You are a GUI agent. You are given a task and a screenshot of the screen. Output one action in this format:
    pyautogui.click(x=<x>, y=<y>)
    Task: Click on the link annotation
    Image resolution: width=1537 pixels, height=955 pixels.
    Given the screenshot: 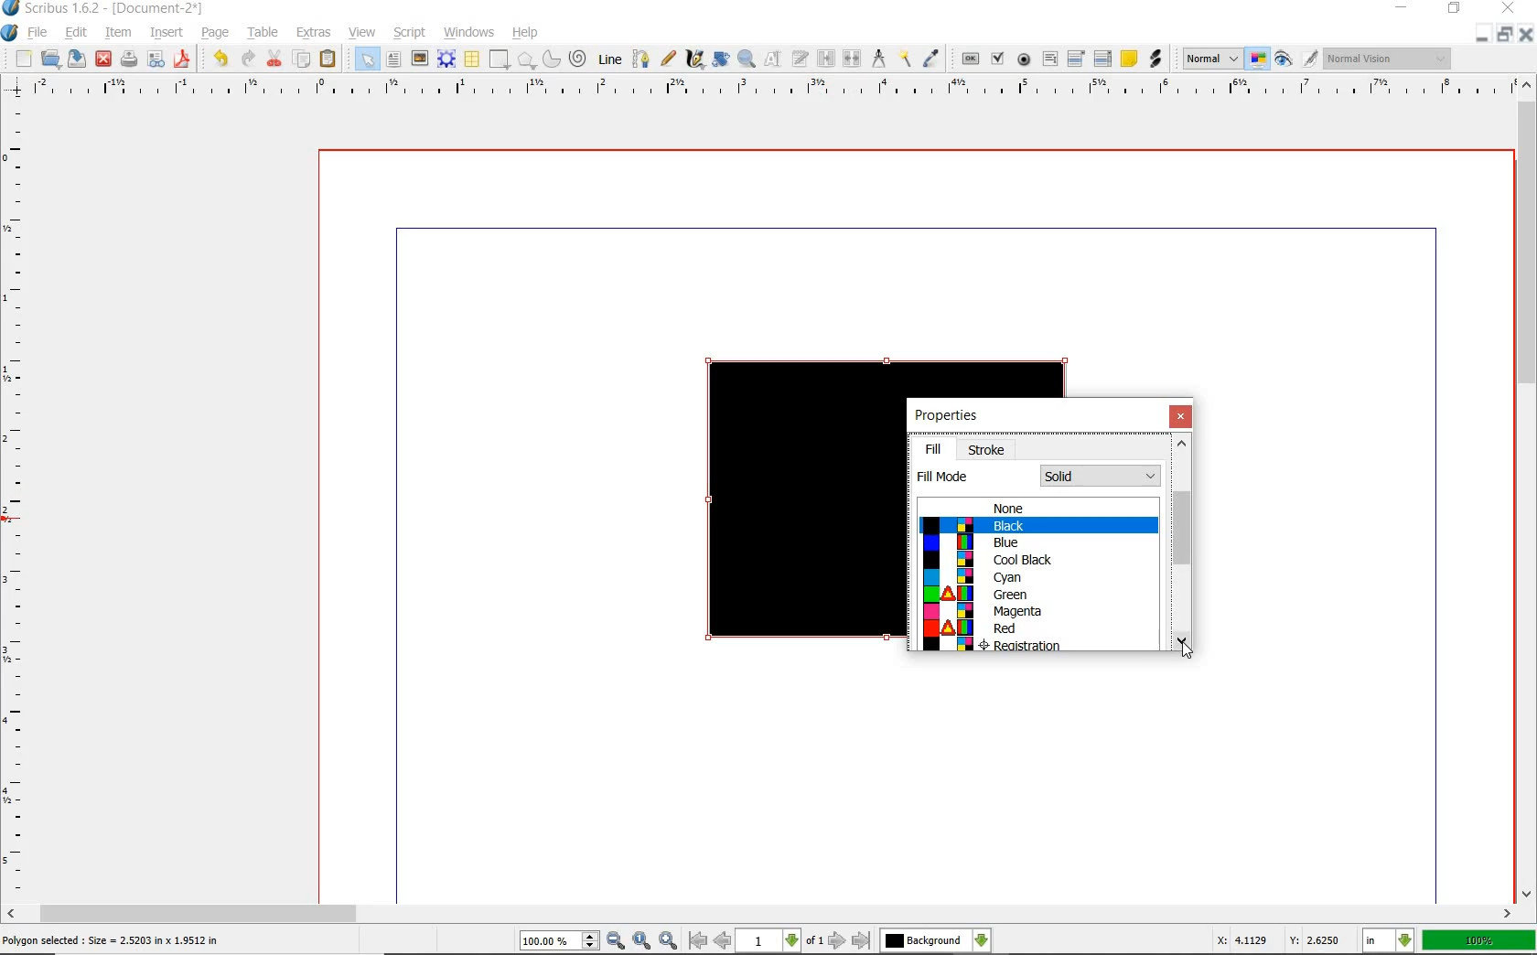 What is the action you would take?
    pyautogui.click(x=1155, y=59)
    